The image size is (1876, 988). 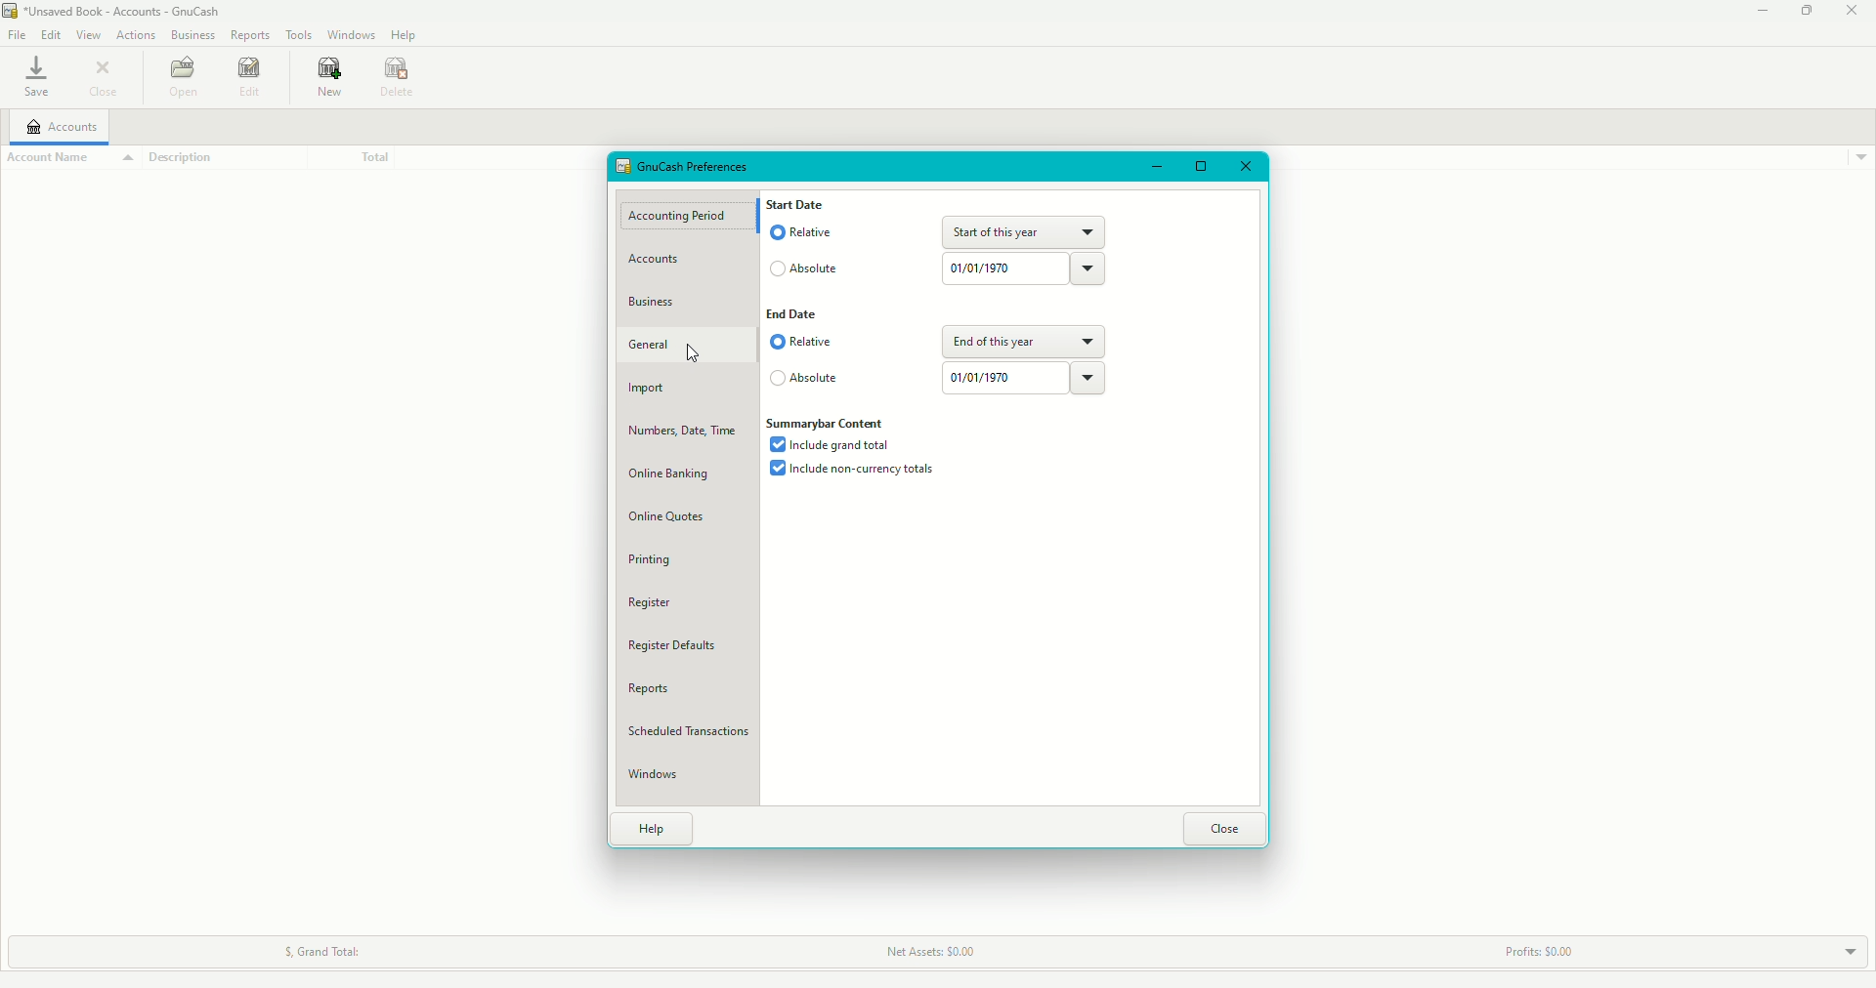 I want to click on Summarybar, so click(x=827, y=424).